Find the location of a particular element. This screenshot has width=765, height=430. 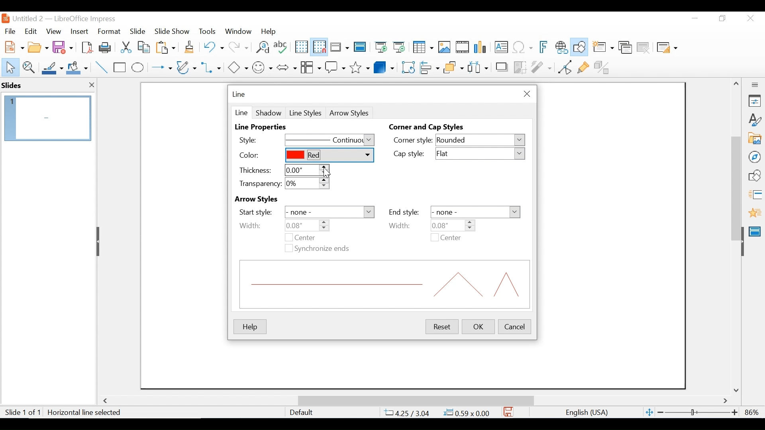

Align Objects is located at coordinates (429, 66).